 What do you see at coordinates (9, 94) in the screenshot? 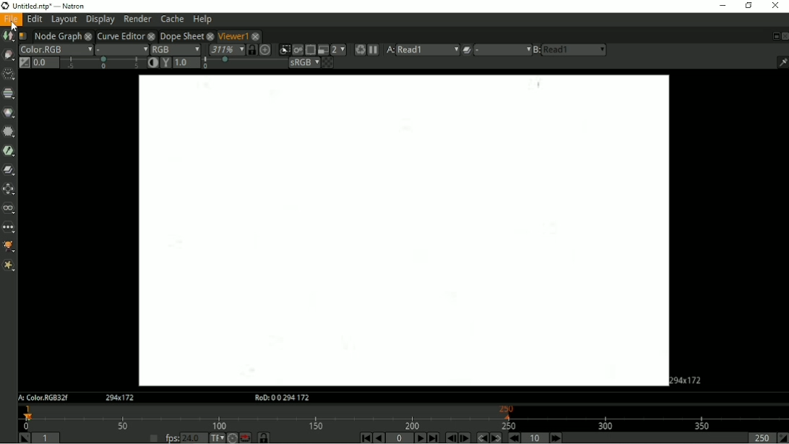
I see `Channel` at bounding box center [9, 94].